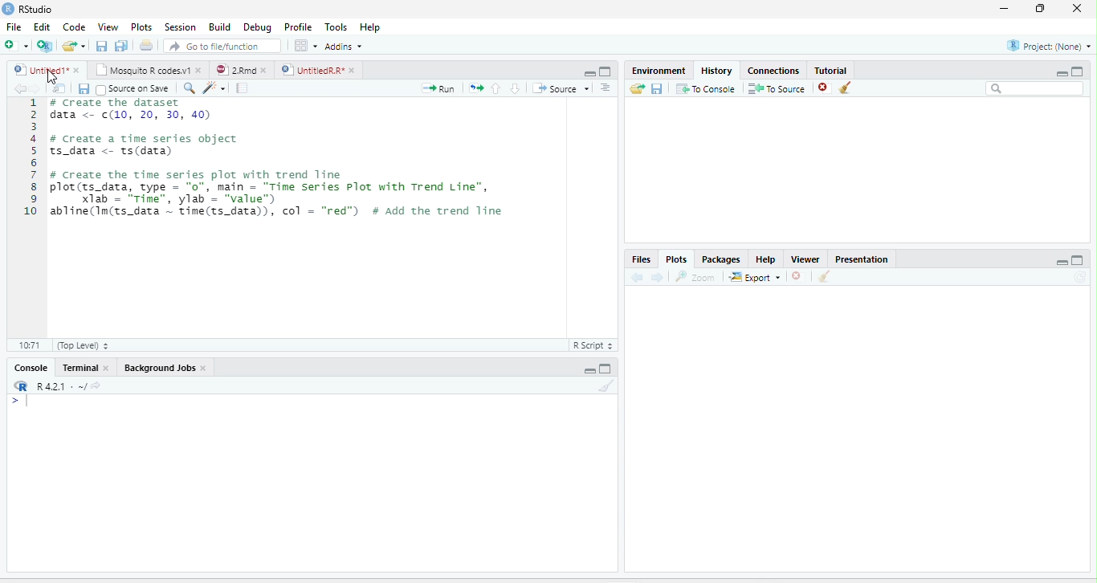 The image size is (1097, 583). I want to click on R 4.2.1 . ~/, so click(61, 385).